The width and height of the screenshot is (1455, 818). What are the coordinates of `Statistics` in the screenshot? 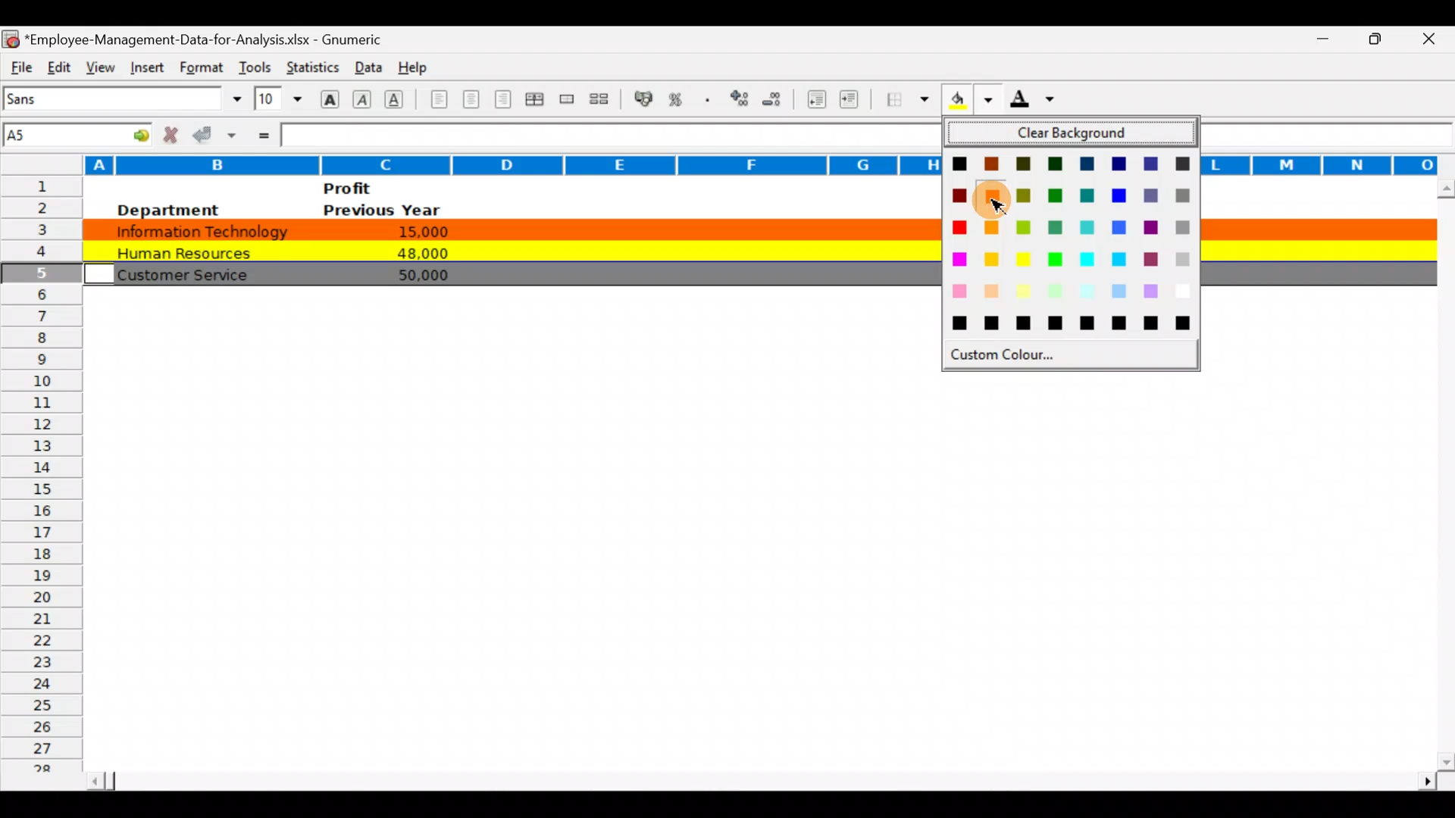 It's located at (311, 64).